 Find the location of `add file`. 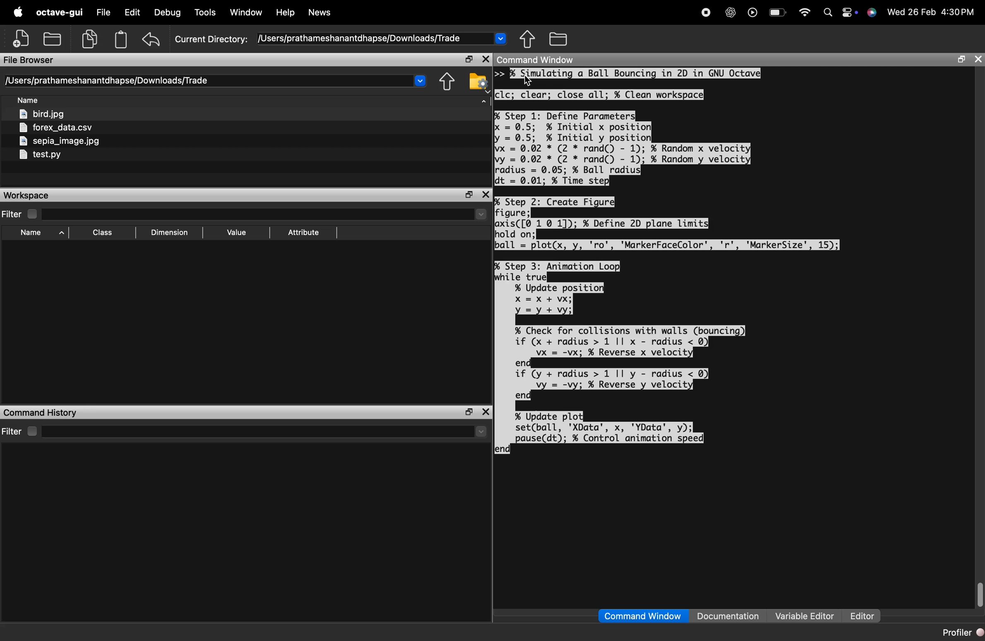

add file is located at coordinates (22, 36).